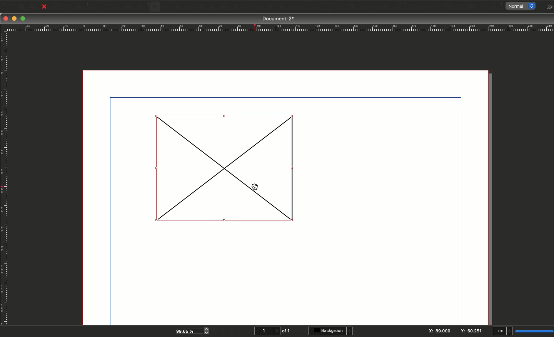  Describe the element at coordinates (348, 7) in the screenshot. I see `Link text frames` at that location.